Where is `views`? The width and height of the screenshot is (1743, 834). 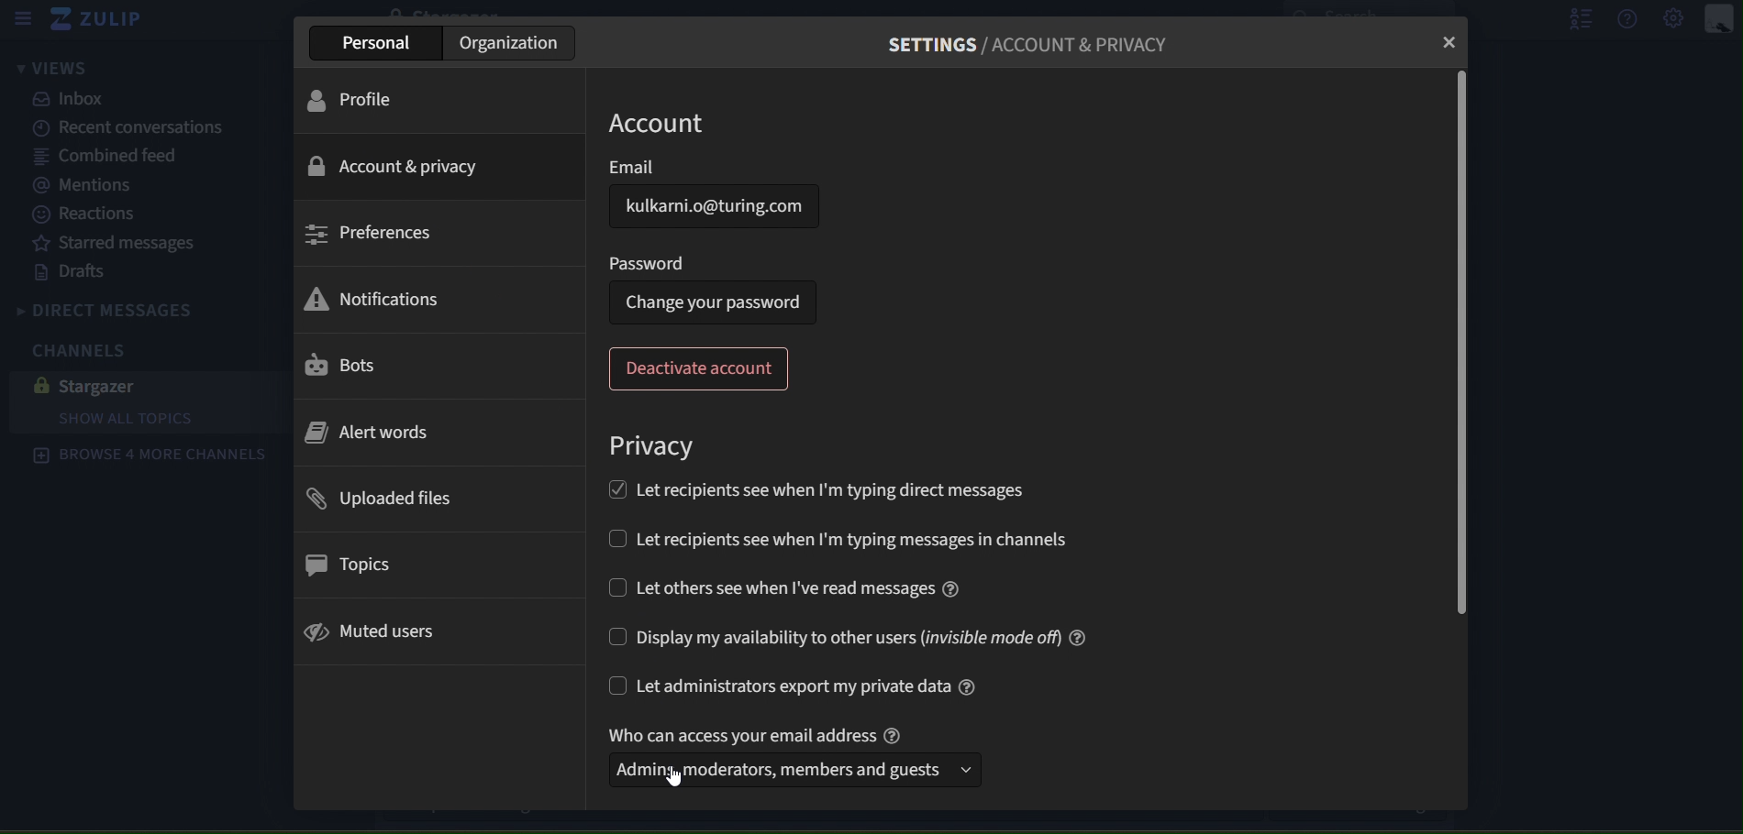 views is located at coordinates (49, 70).